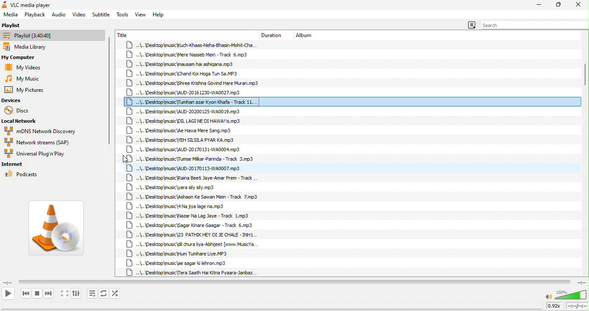 The width and height of the screenshot is (589, 311). What do you see at coordinates (555, 305) in the screenshot?
I see `0.92x` at bounding box center [555, 305].